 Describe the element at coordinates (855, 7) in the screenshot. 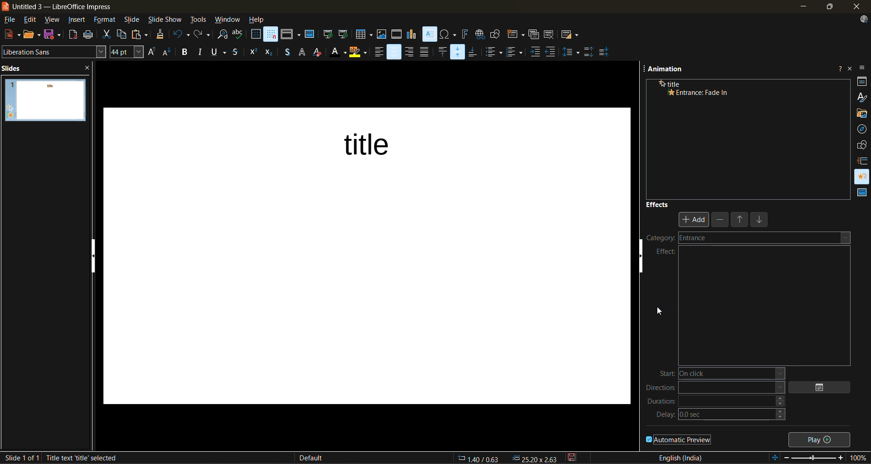

I see `close` at that location.